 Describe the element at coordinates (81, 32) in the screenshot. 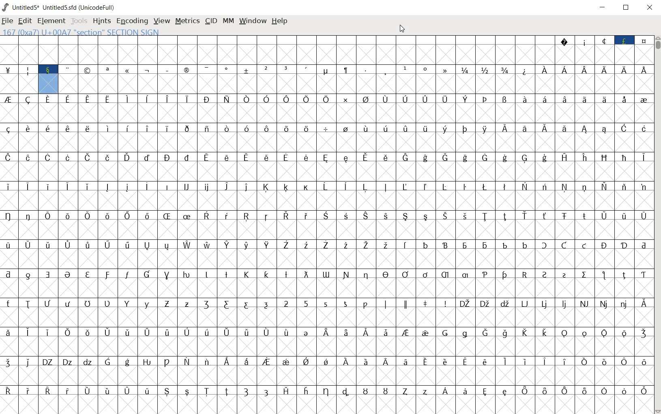

I see `(0Xa7) U+00A7 "SECTION" SECTION SIGN` at that location.